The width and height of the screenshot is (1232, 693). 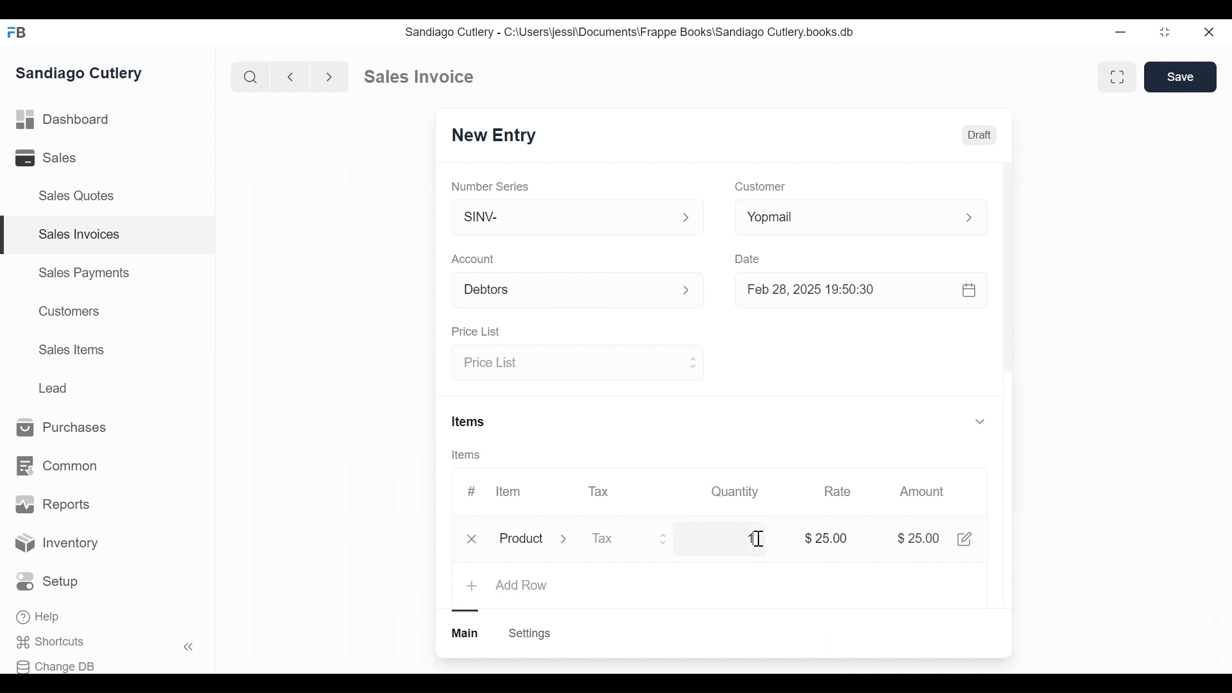 I want to click on + Add Row, so click(x=508, y=586).